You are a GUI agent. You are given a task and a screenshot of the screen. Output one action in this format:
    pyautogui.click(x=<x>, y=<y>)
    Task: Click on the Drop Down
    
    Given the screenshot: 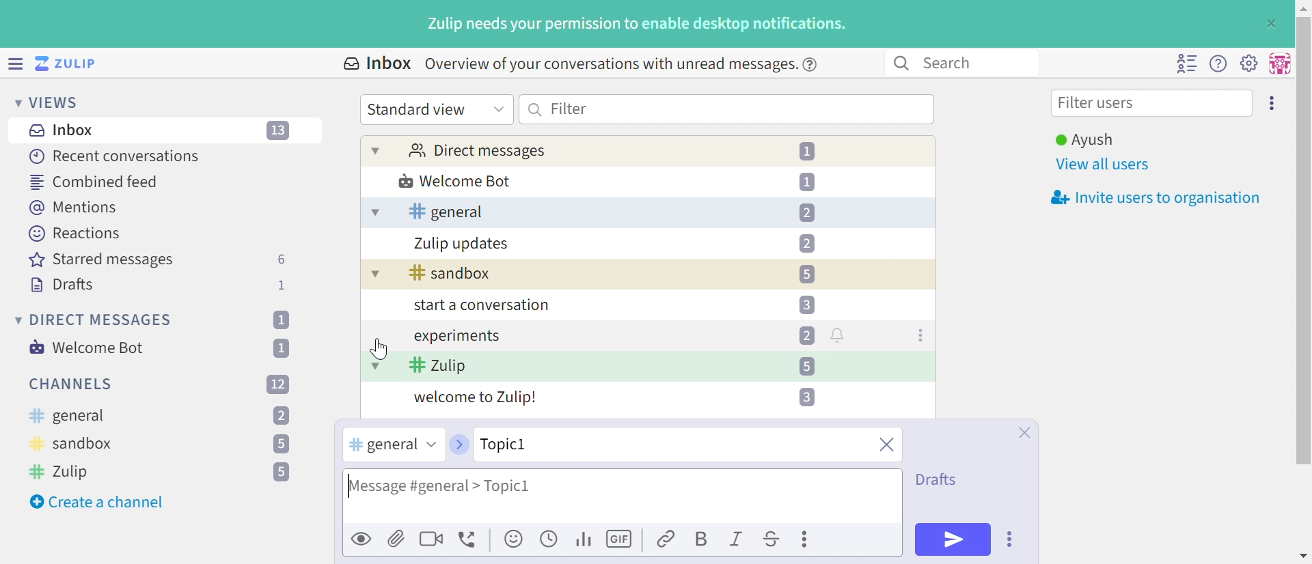 What is the action you would take?
    pyautogui.click(x=14, y=102)
    